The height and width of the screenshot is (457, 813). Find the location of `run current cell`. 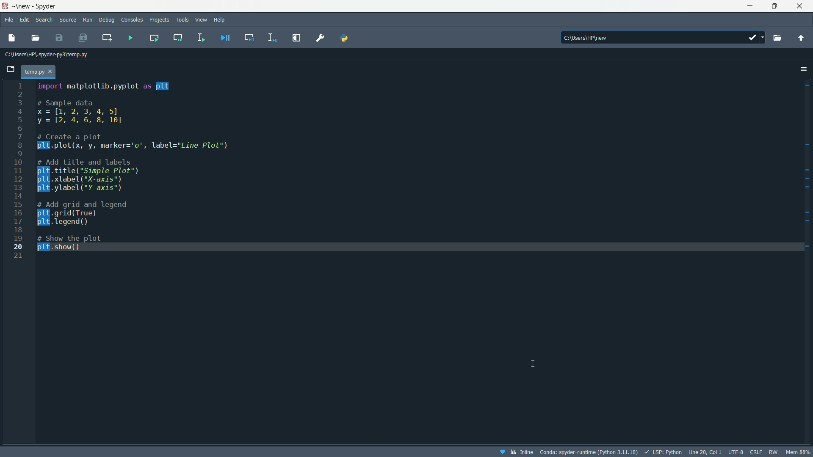

run current cell is located at coordinates (154, 37).